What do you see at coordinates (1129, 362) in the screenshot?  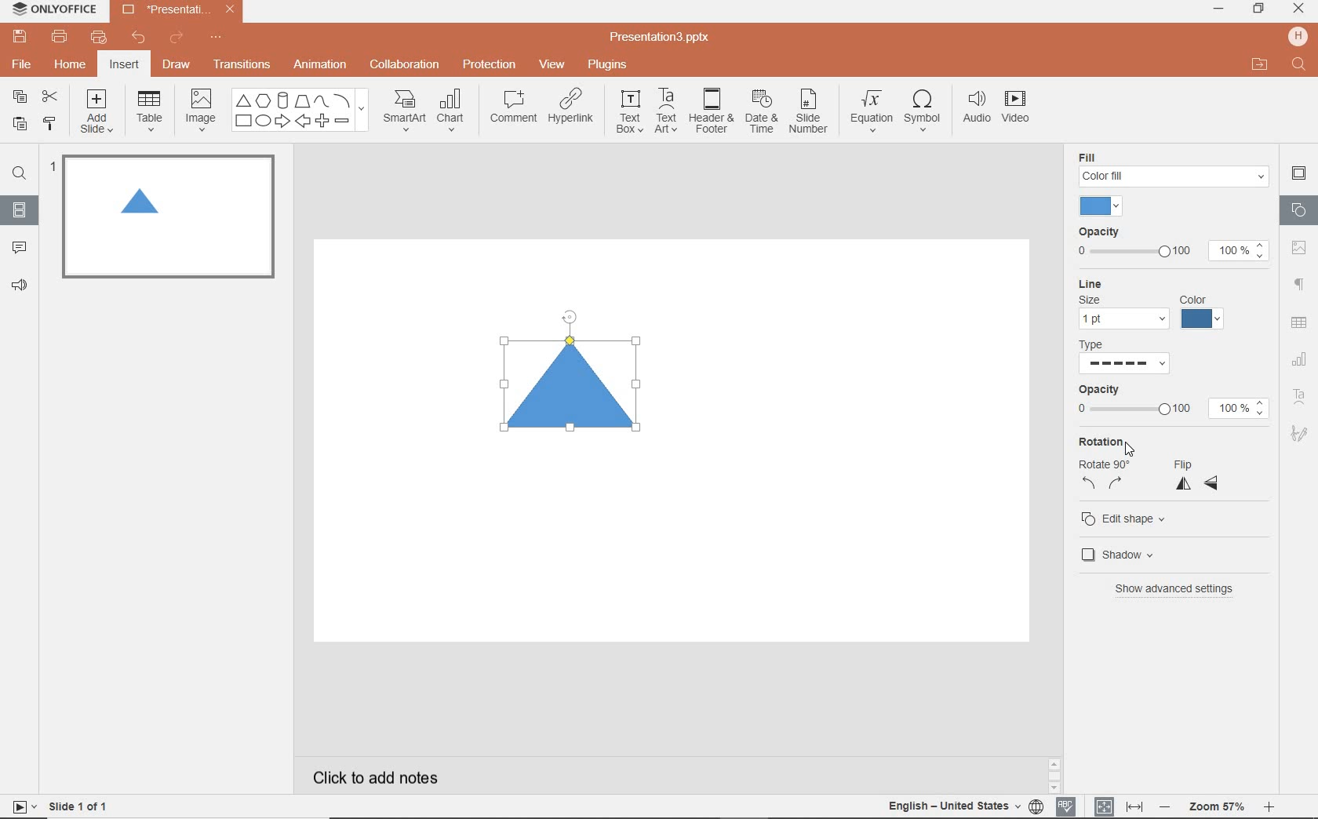 I see `dashed lines` at bounding box center [1129, 362].